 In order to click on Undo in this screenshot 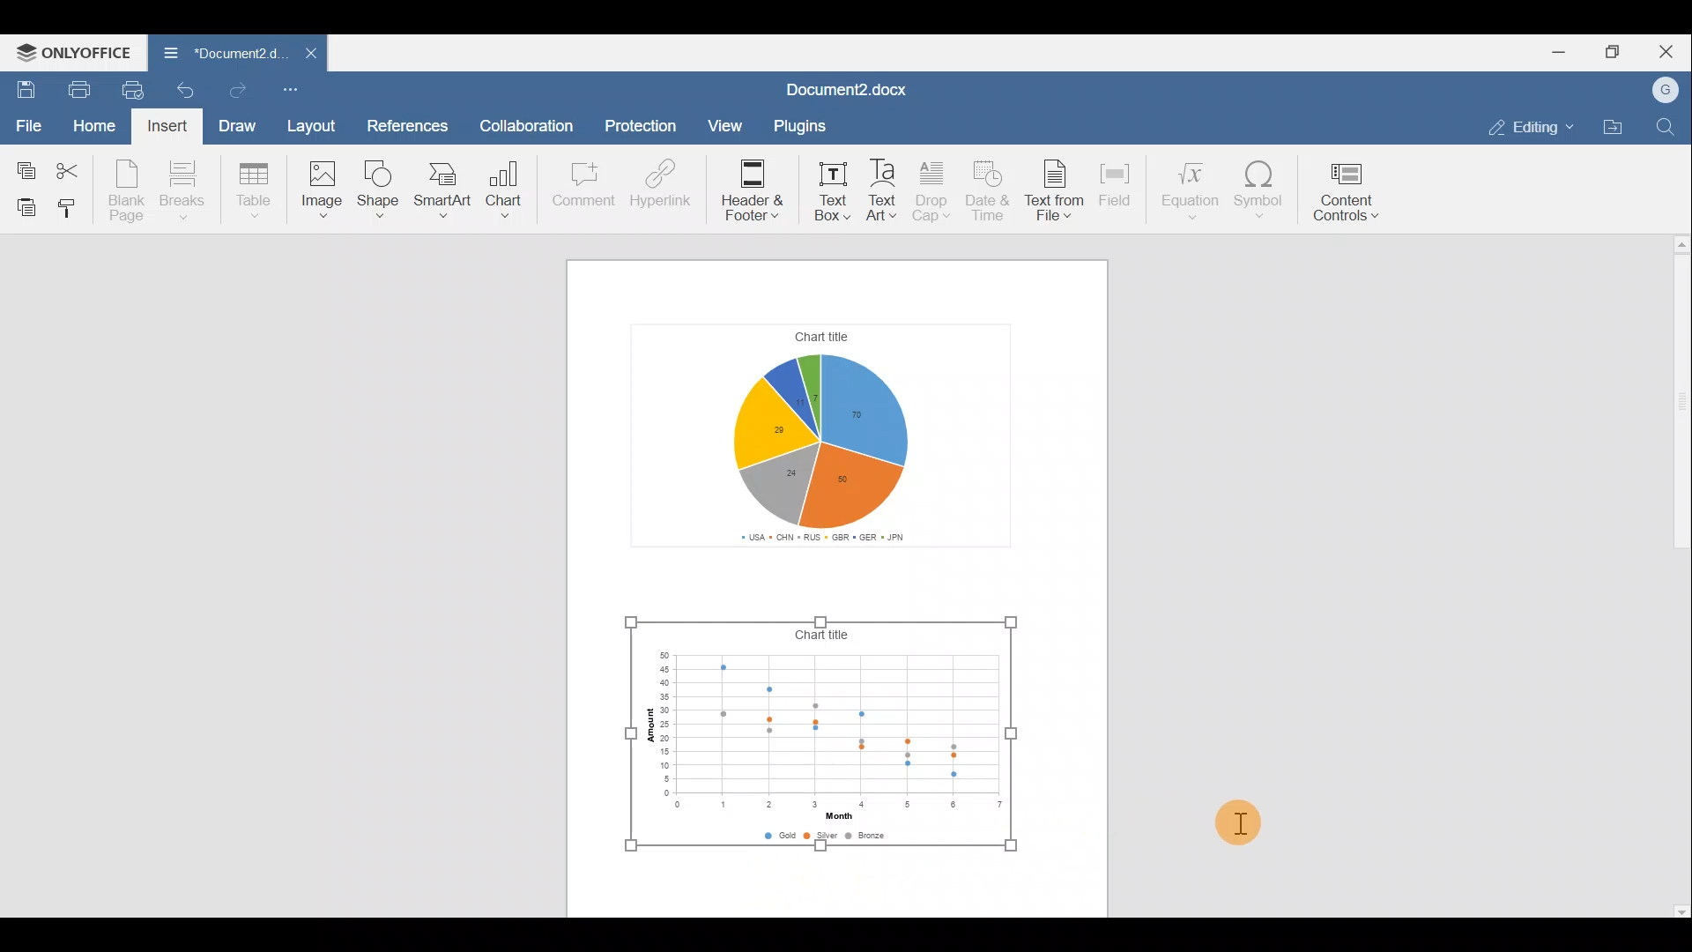, I will do `click(189, 88)`.